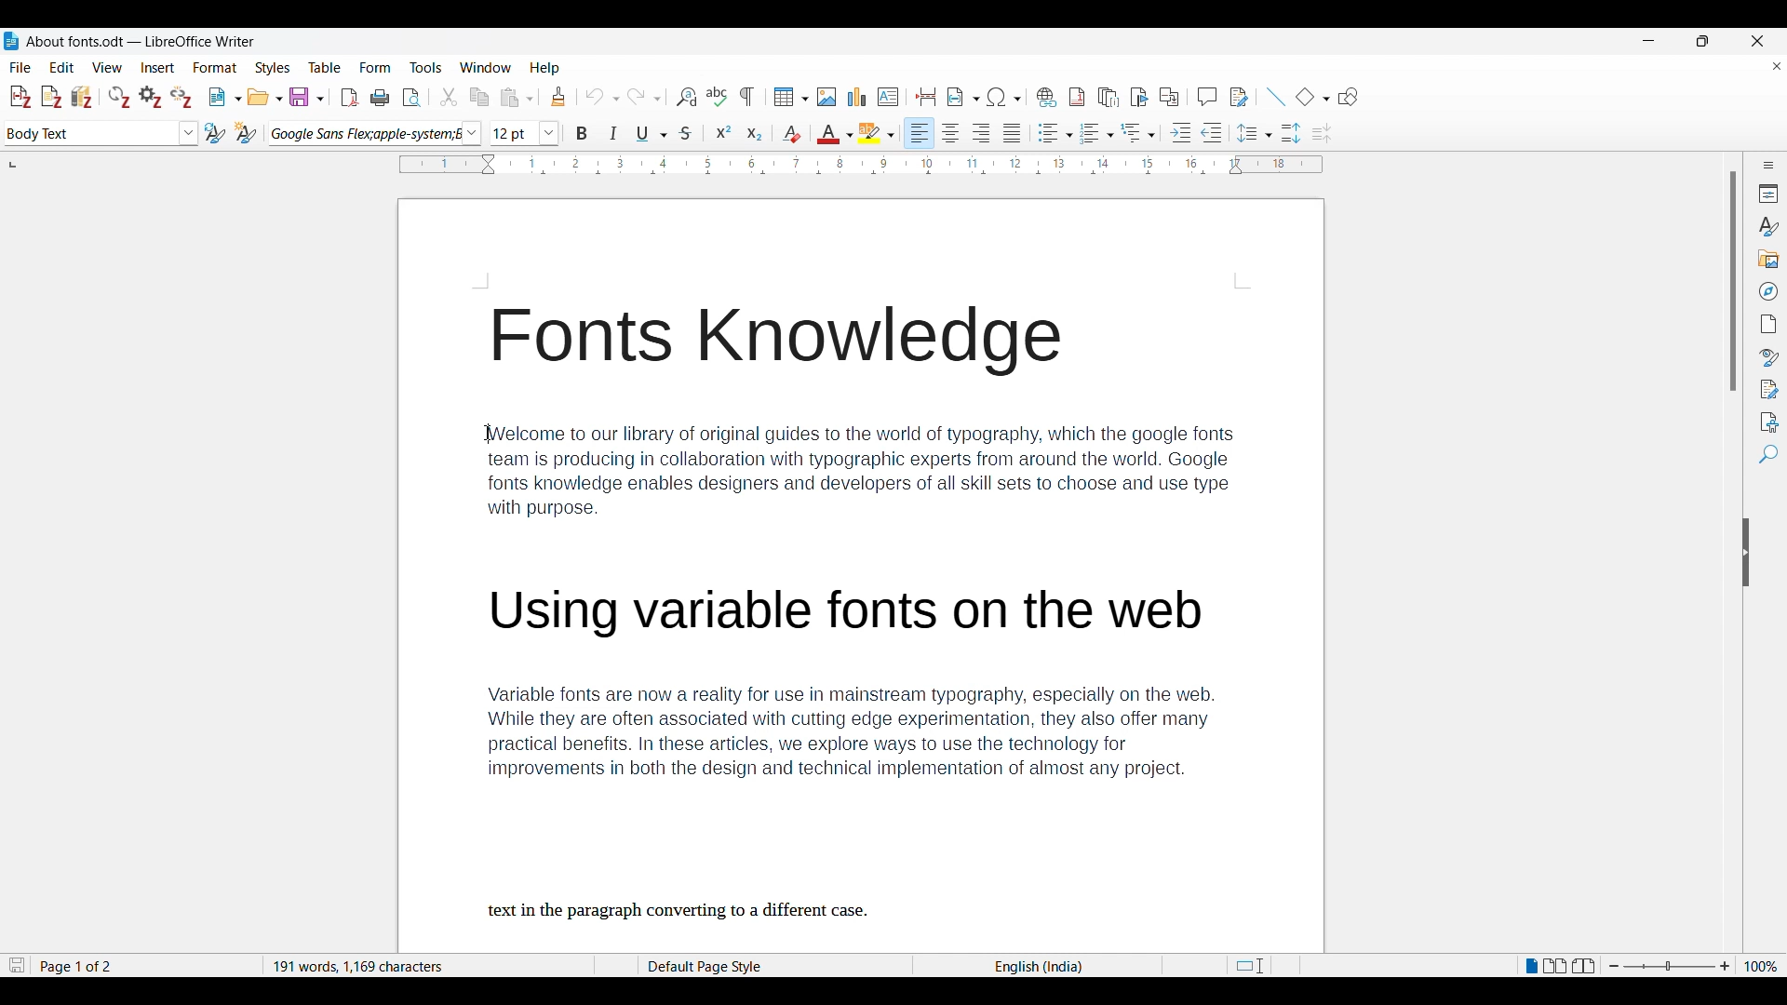  Describe the element at coordinates (1349, 96) in the screenshot. I see `Show draw functions` at that location.